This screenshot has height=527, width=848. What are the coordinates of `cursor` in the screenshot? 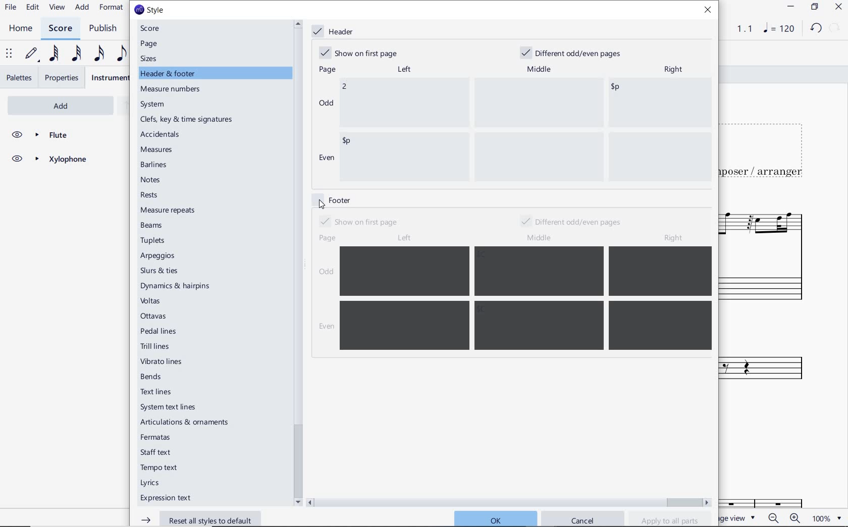 It's located at (320, 205).